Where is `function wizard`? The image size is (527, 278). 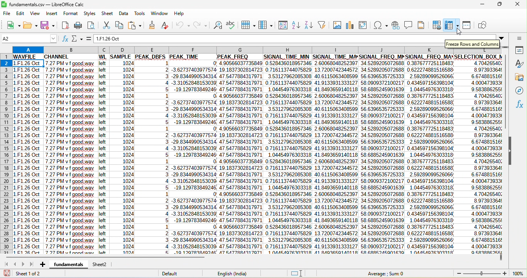
function wizard is located at coordinates (66, 39).